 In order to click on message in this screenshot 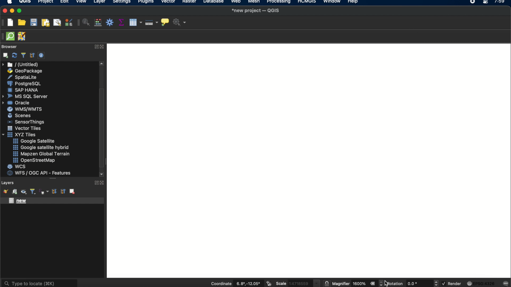, I will do `click(506, 283)`.